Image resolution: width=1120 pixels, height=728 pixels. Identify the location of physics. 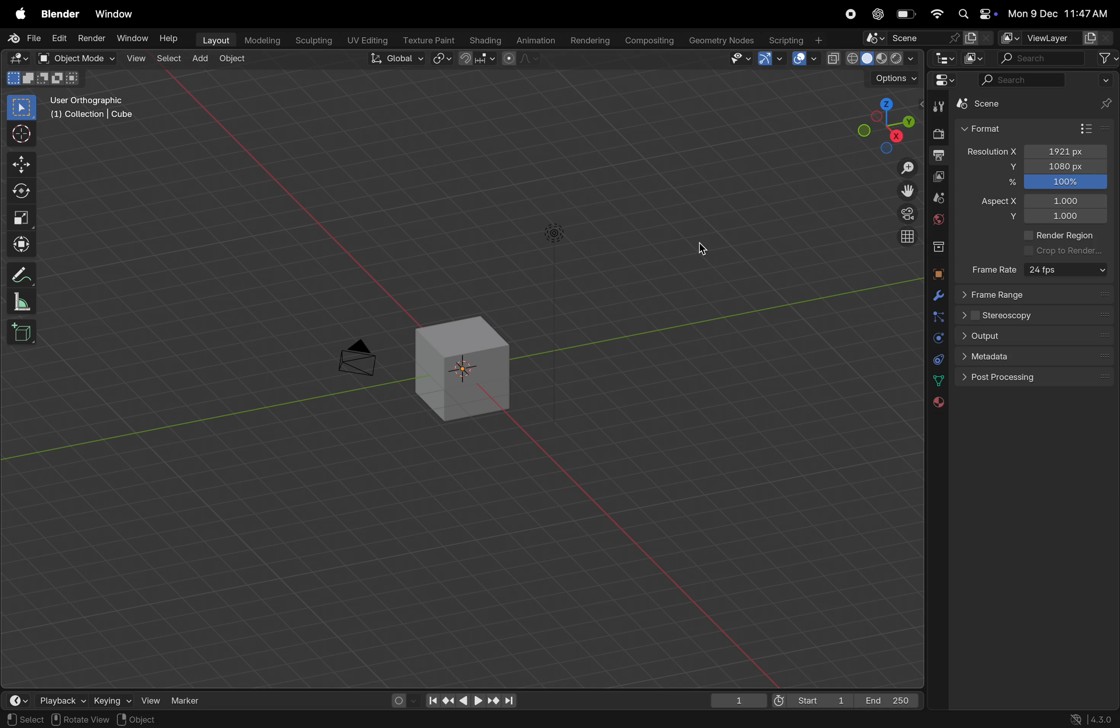
(936, 337).